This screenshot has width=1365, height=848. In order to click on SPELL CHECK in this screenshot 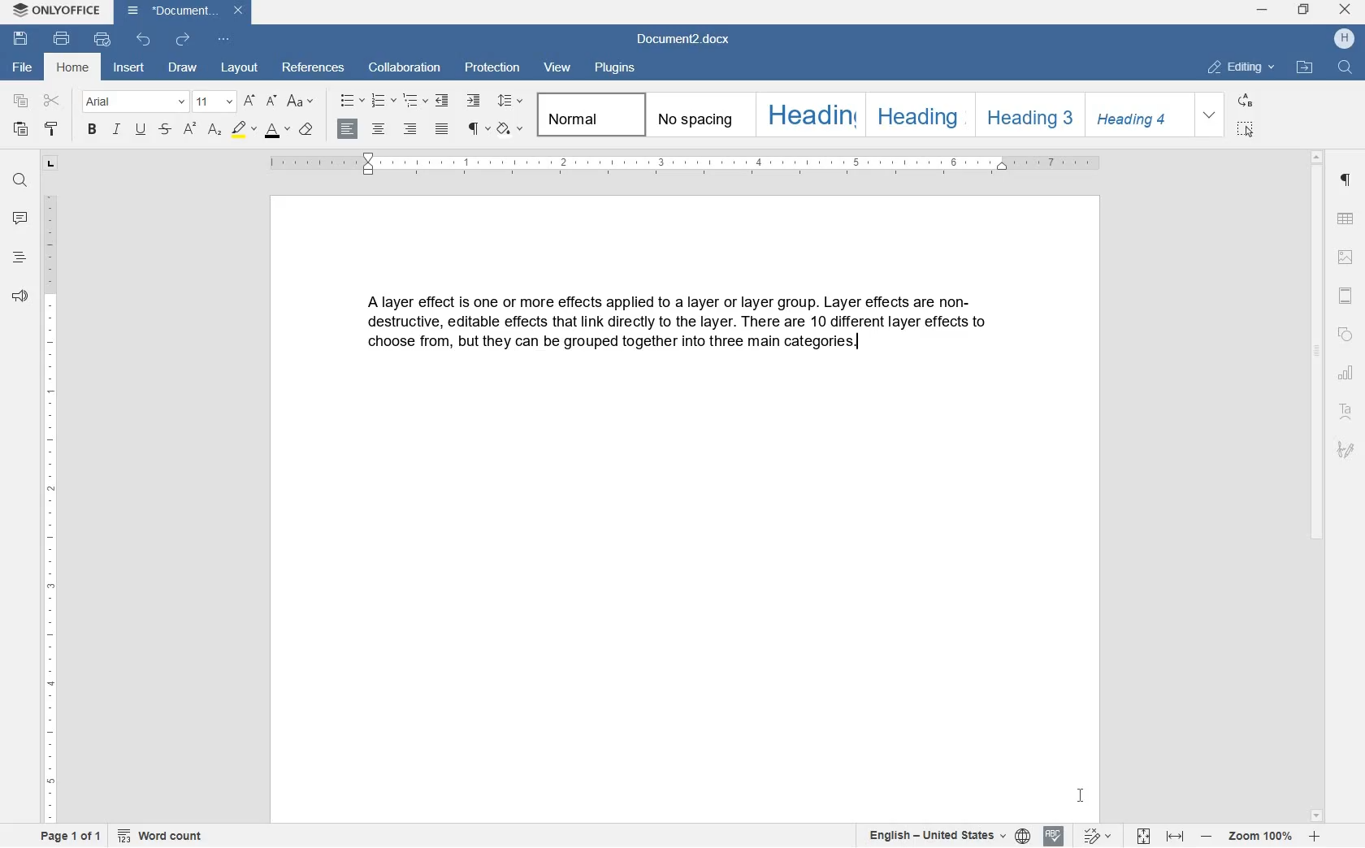, I will do `click(1052, 835)`.